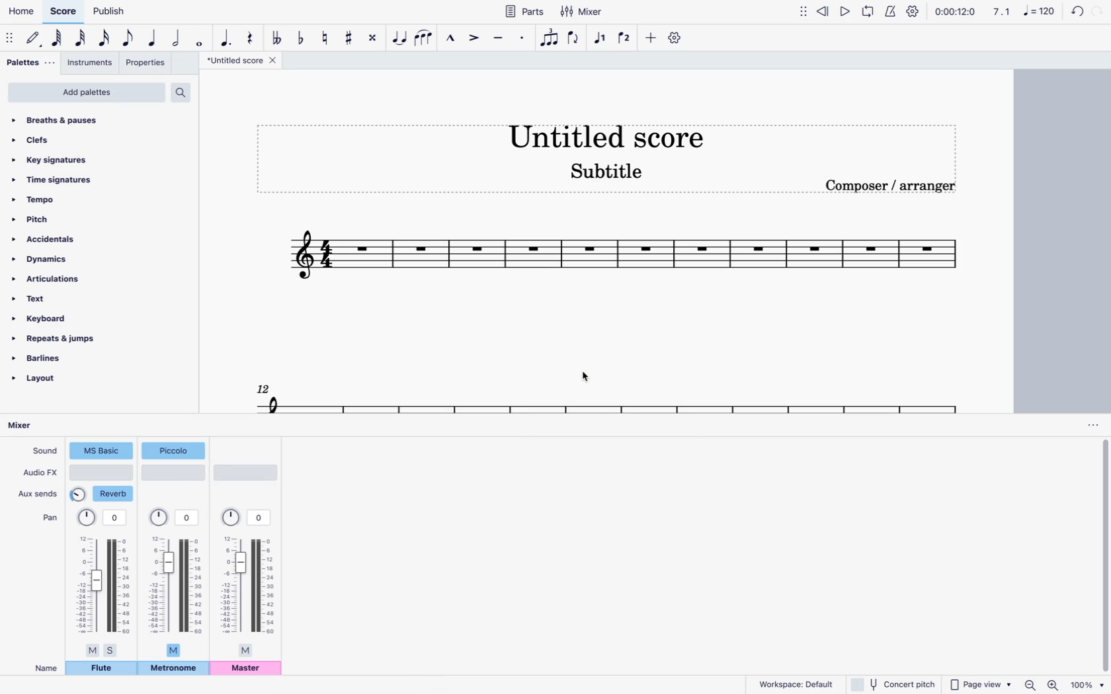  What do you see at coordinates (1088, 685) in the screenshot?
I see `zoom percentage` at bounding box center [1088, 685].